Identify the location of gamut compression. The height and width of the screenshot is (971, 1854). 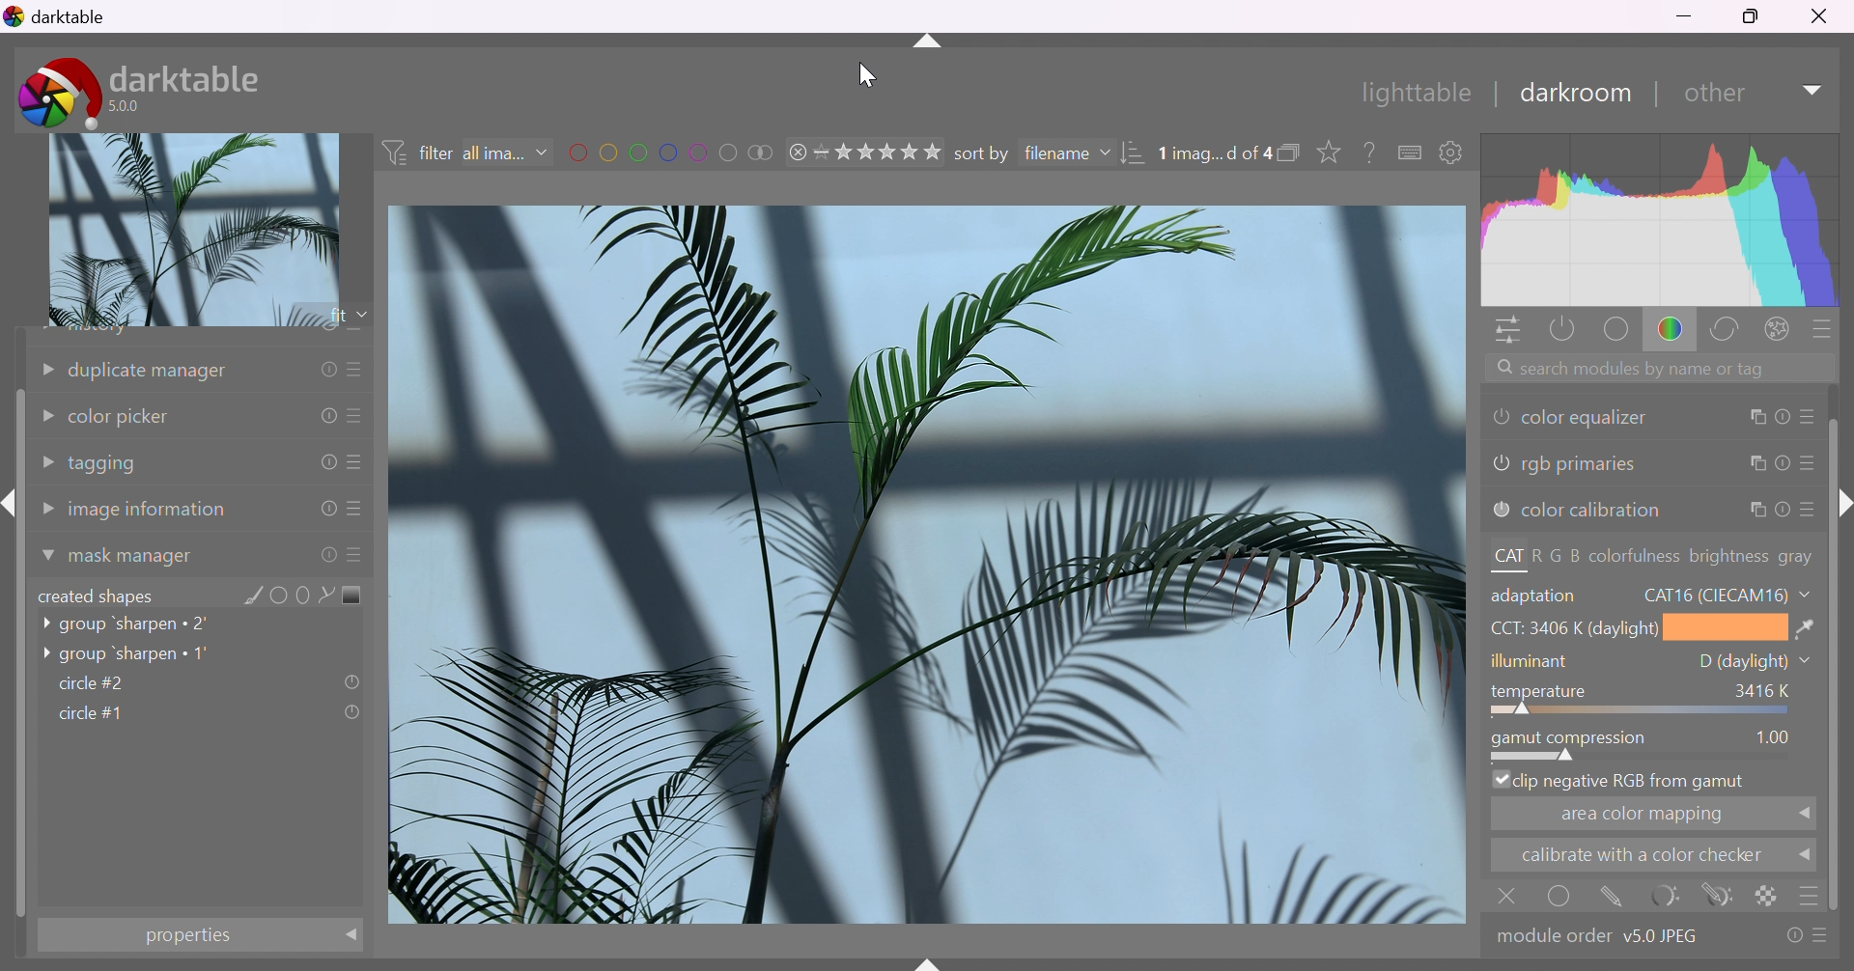
(1643, 746).